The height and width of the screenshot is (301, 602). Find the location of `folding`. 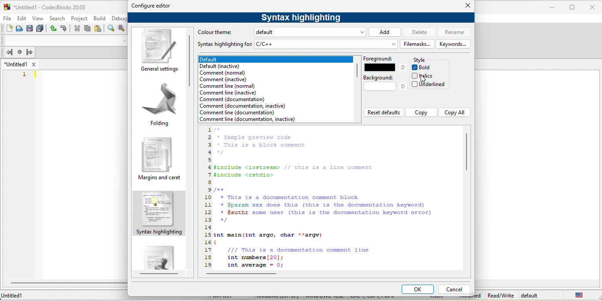

folding is located at coordinates (158, 105).